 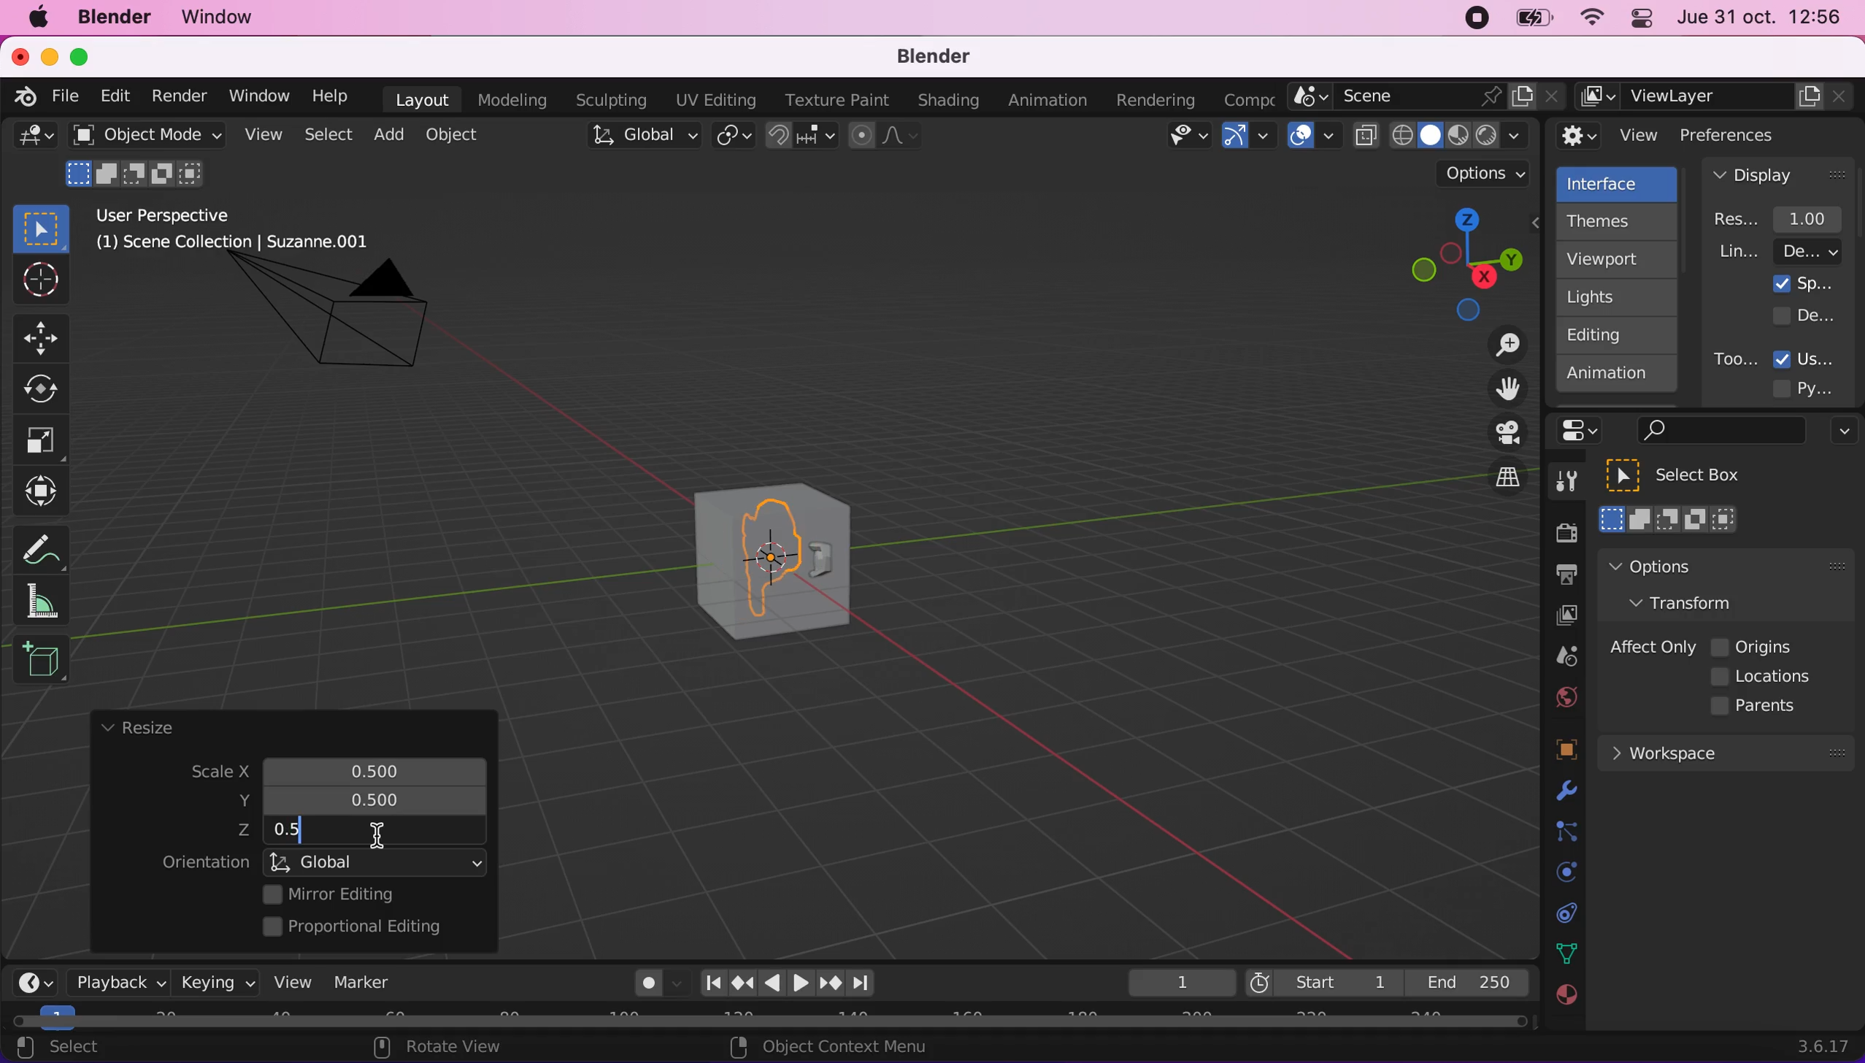 What do you see at coordinates (831, 986) in the screenshot?
I see `jump to keyframe` at bounding box center [831, 986].